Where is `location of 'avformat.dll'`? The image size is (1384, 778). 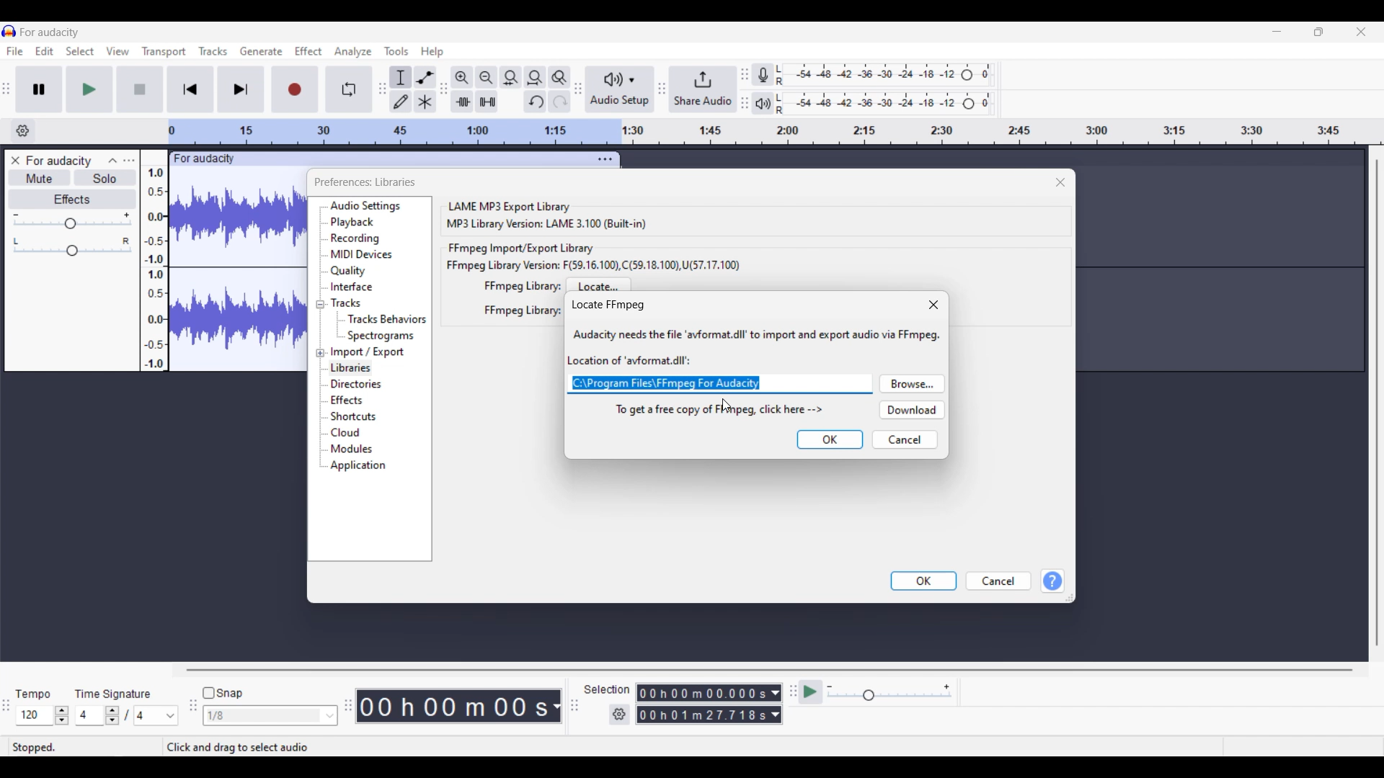 location of 'avformat.dll' is located at coordinates (631, 361).